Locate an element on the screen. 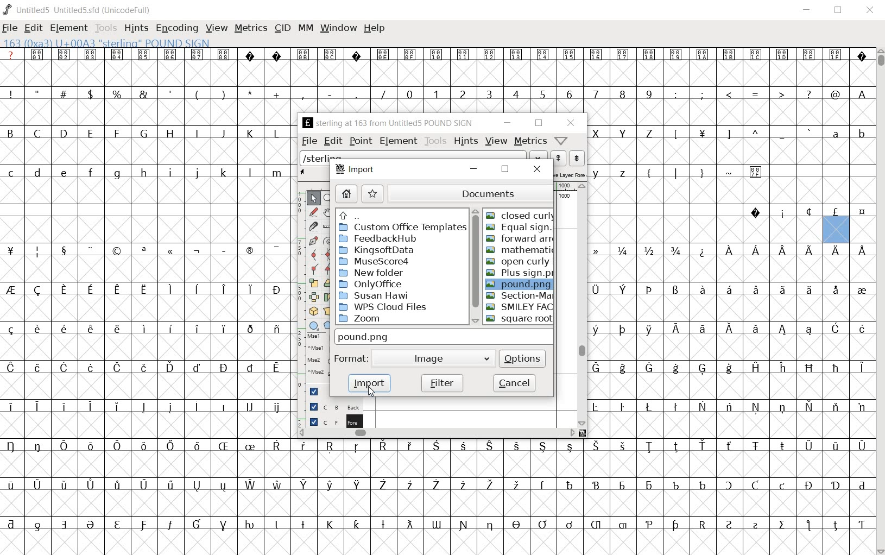  Symbol is located at coordinates (331, 54).